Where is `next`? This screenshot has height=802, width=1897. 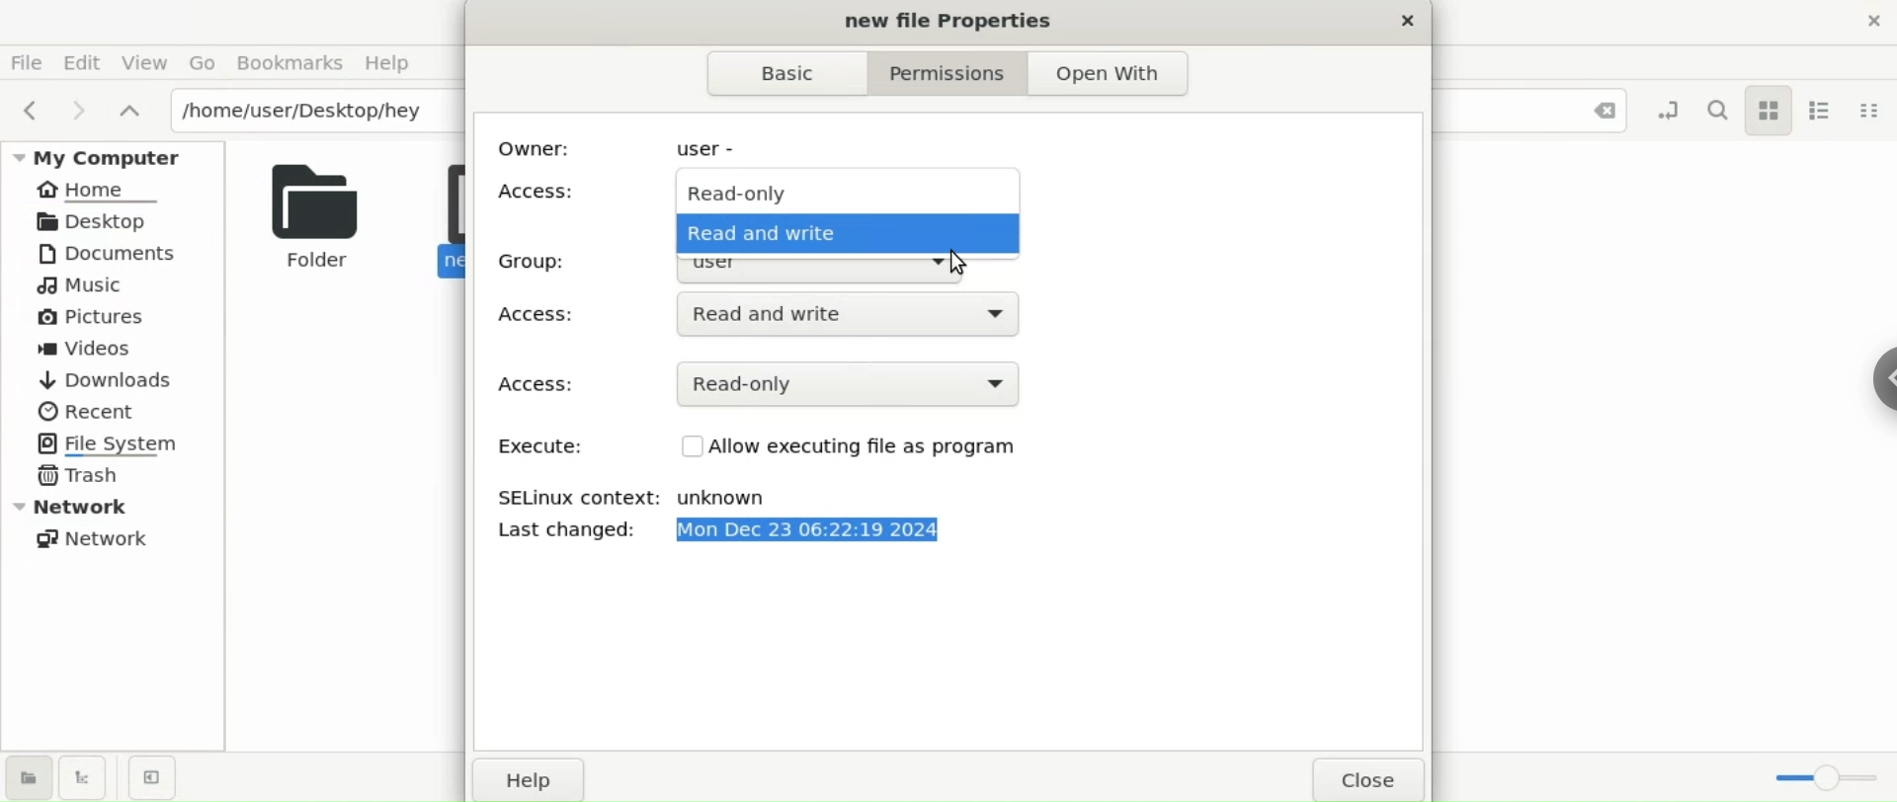
next is located at coordinates (75, 109).